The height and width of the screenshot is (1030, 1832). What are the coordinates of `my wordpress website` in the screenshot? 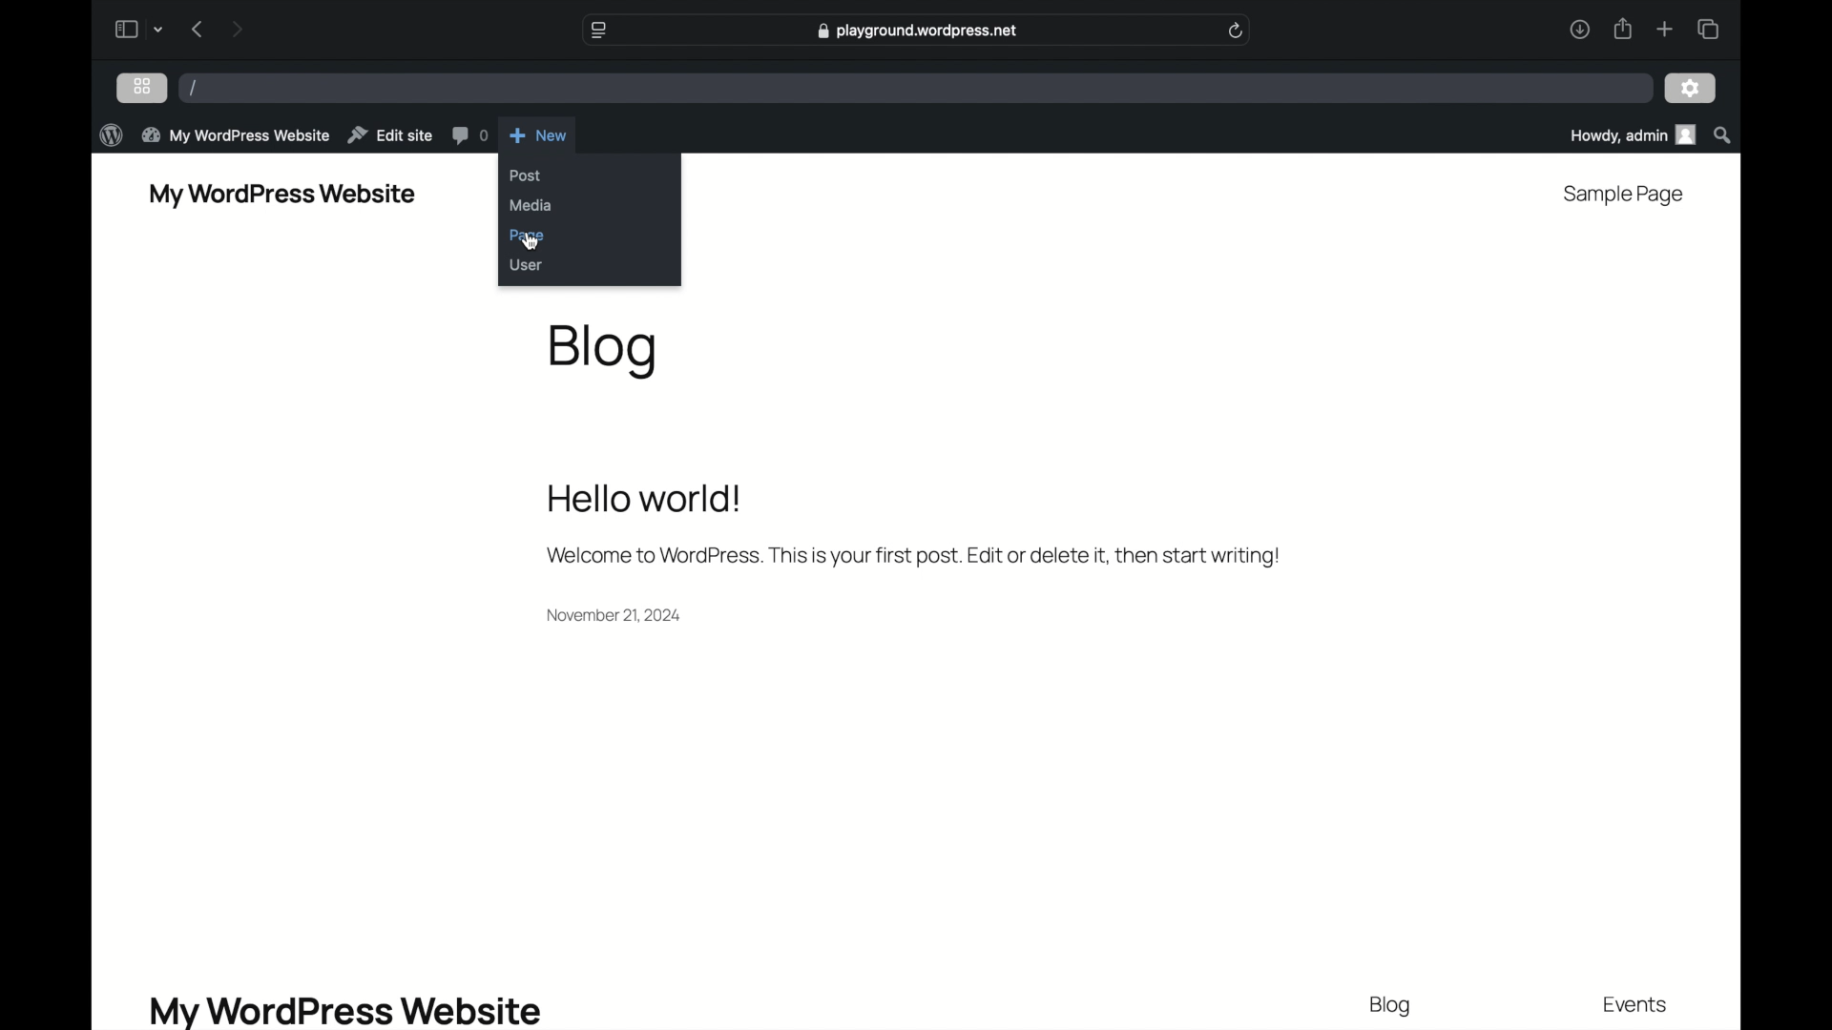 It's located at (343, 1010).